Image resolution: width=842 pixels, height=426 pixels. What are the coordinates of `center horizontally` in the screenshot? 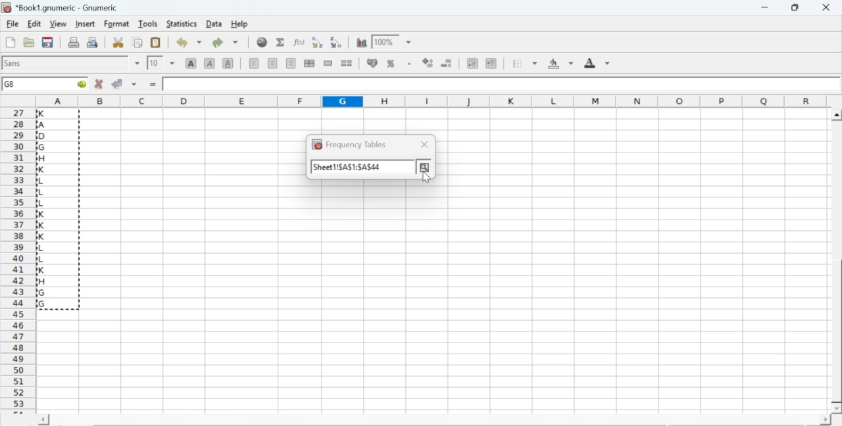 It's located at (309, 63).